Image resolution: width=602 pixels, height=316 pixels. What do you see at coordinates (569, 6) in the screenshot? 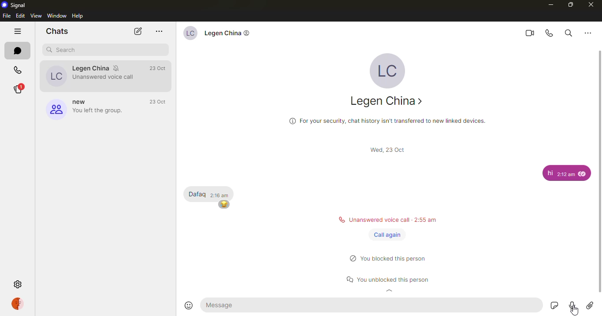
I see `maximize` at bounding box center [569, 6].